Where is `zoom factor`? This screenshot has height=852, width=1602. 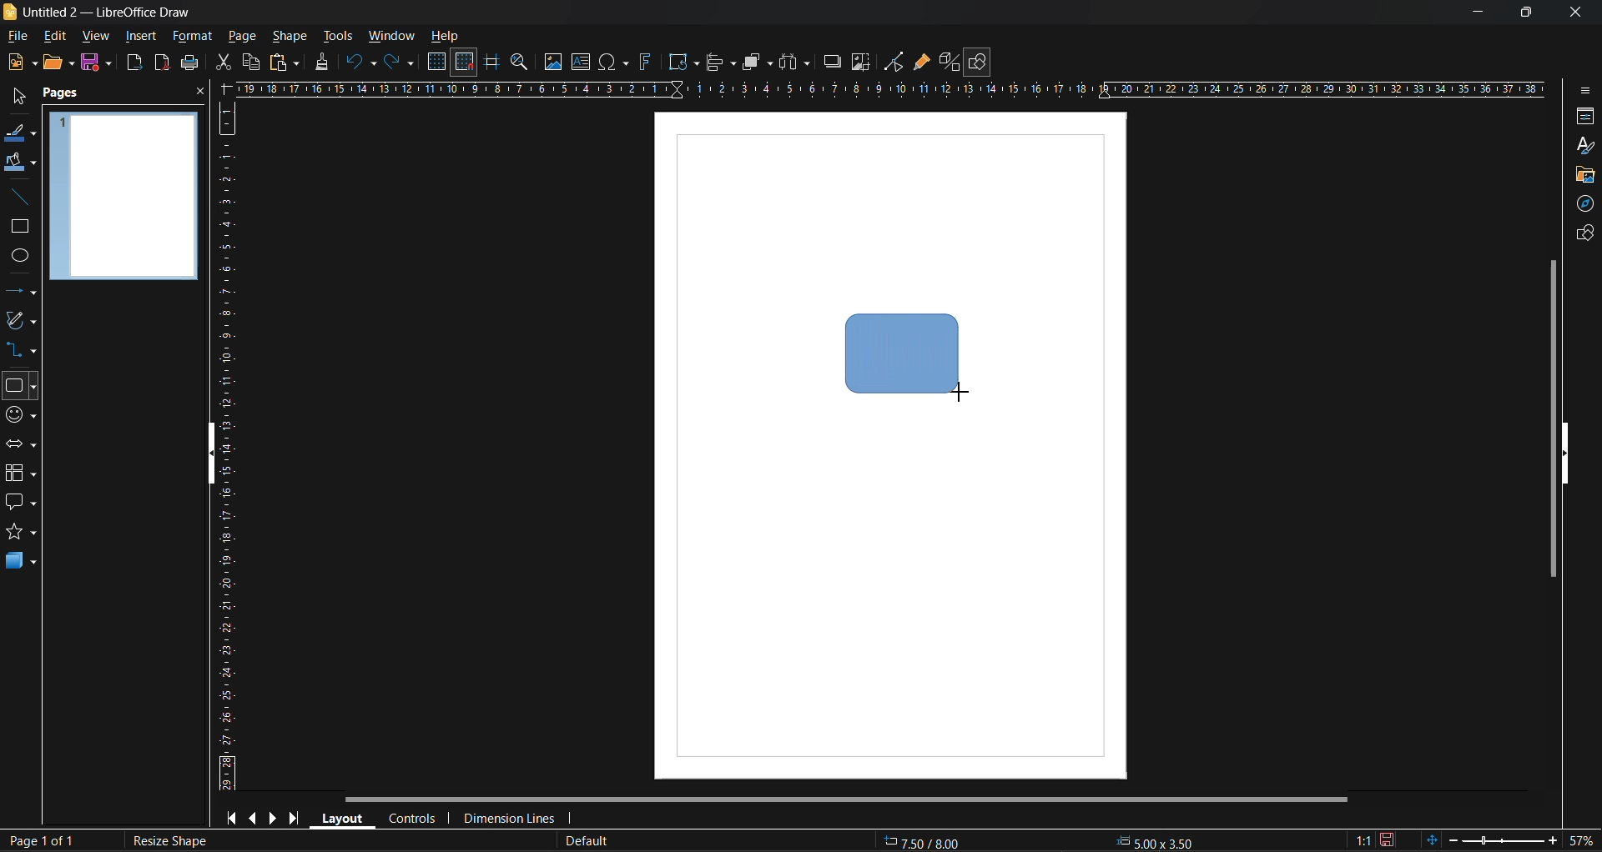 zoom factor is located at coordinates (1580, 839).